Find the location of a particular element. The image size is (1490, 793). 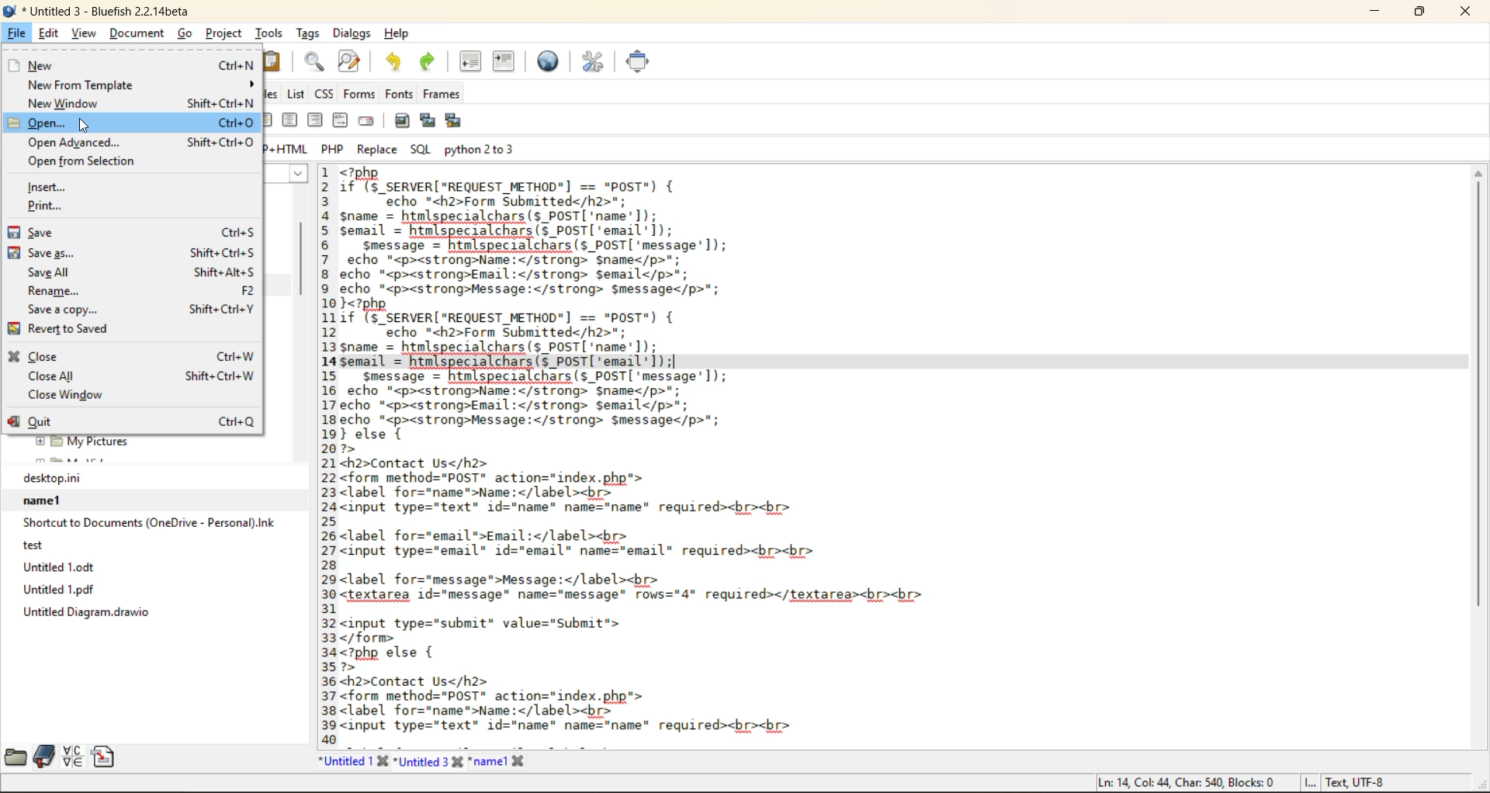

desktop.ini is located at coordinates (154, 478).